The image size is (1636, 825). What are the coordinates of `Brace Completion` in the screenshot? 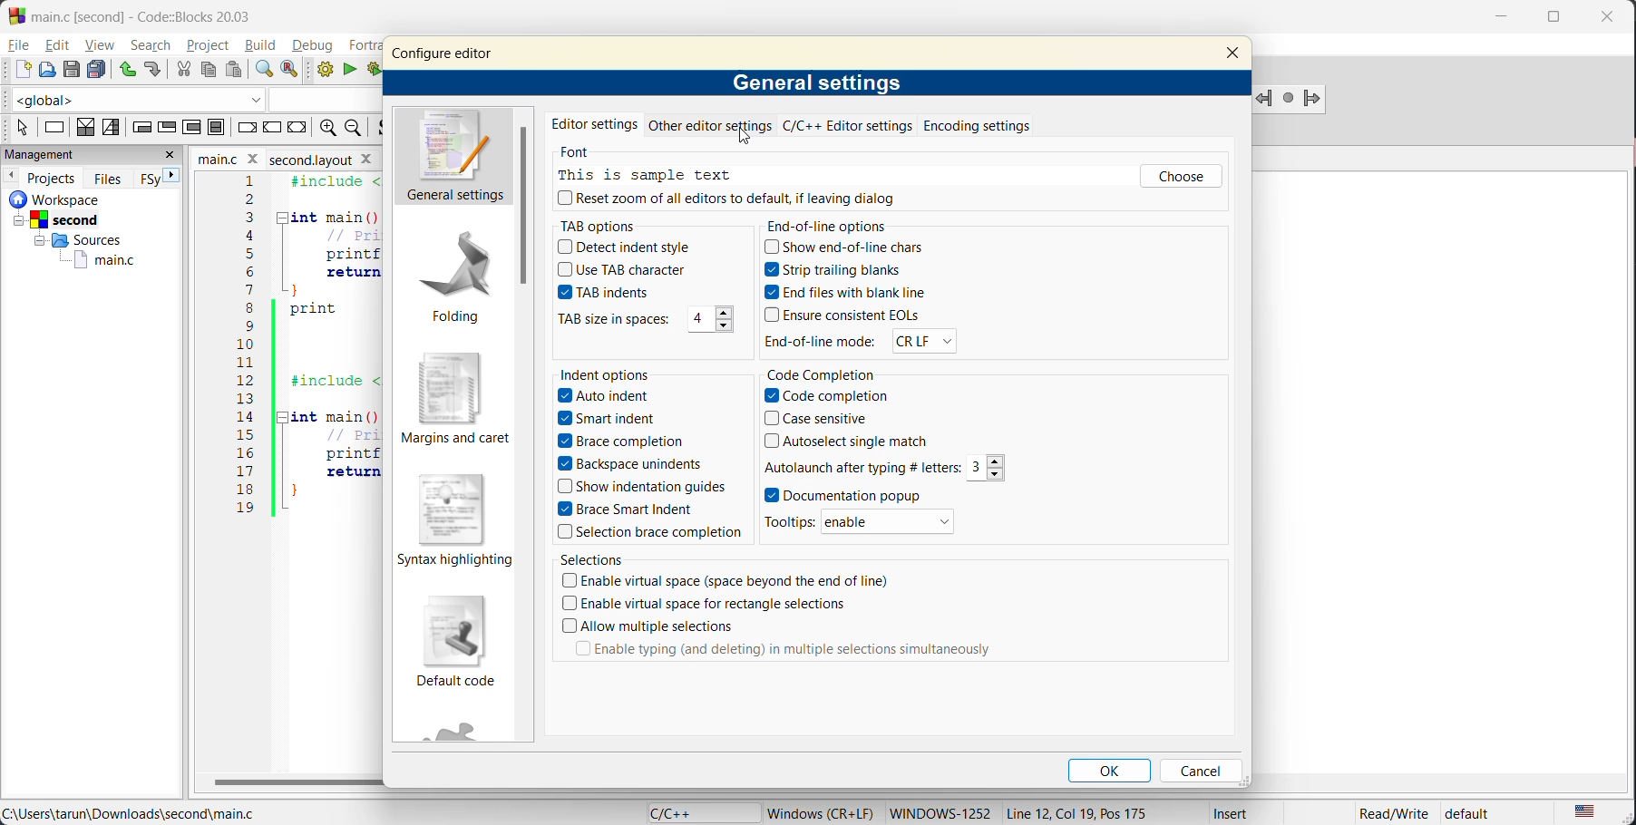 It's located at (624, 441).